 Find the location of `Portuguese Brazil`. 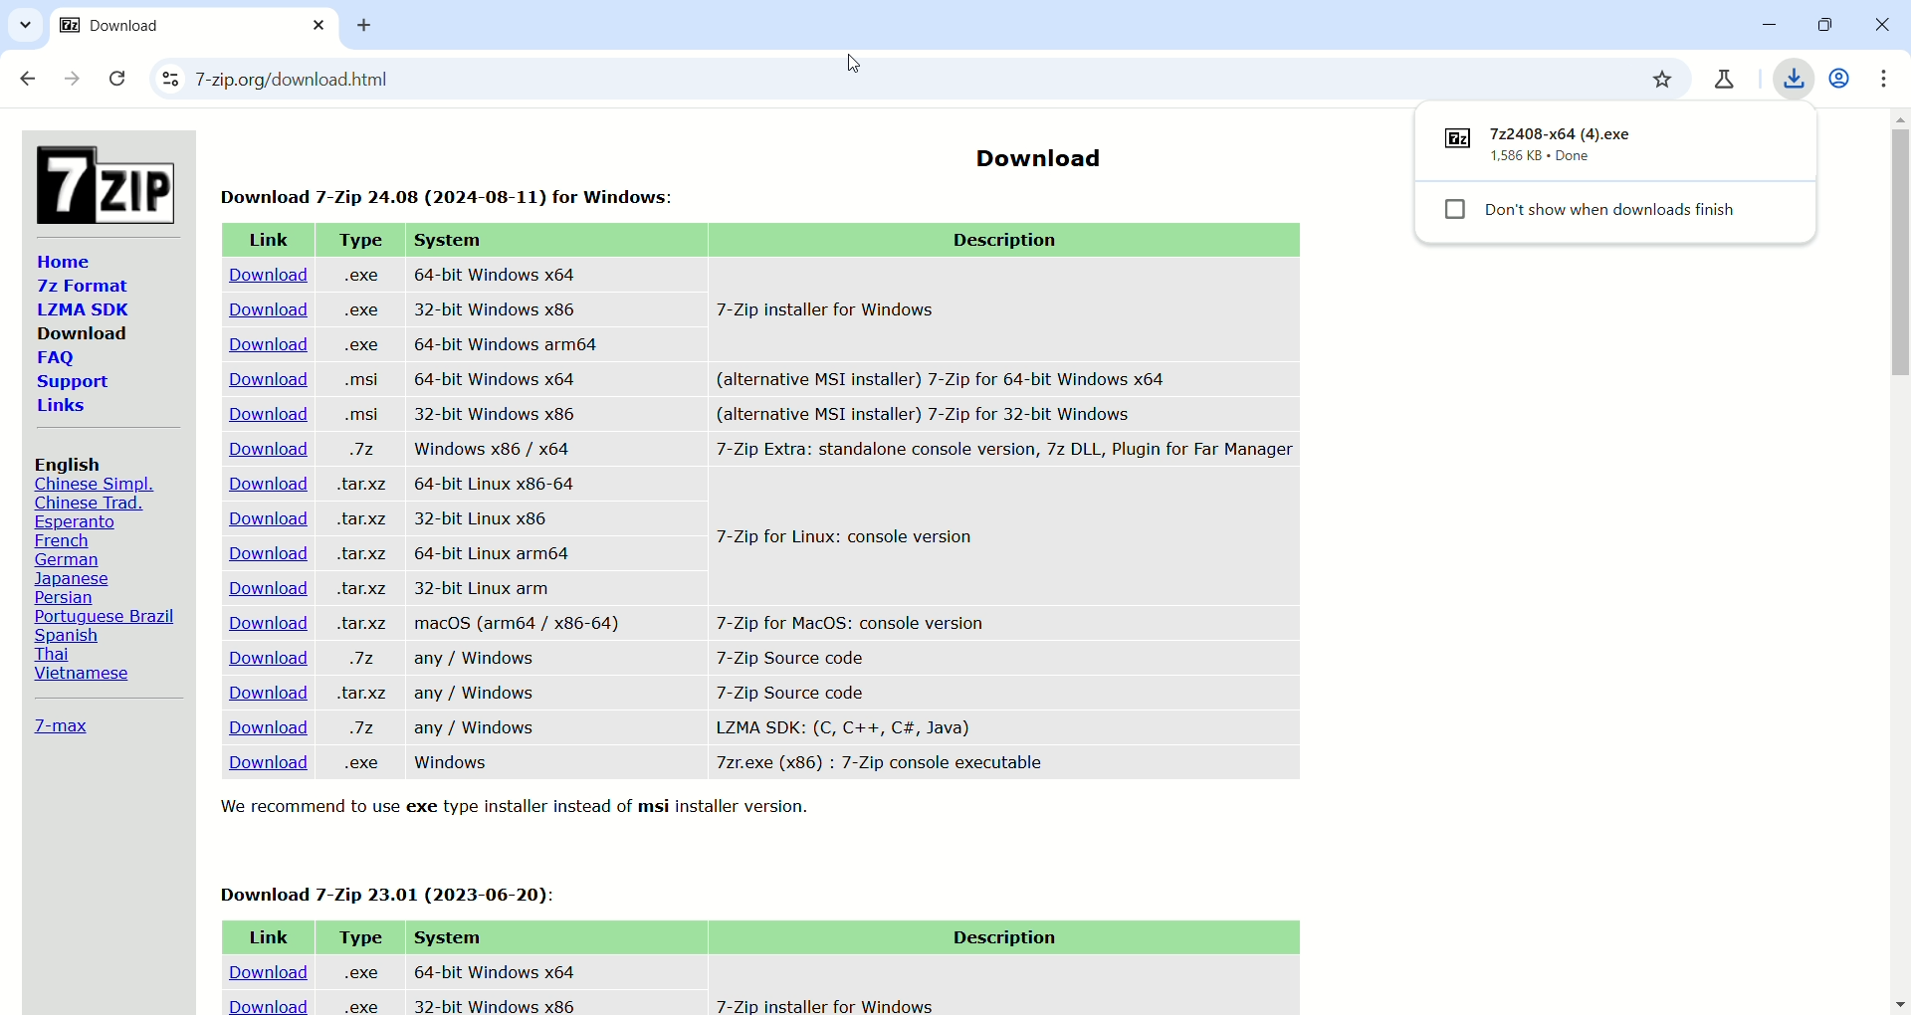

Portuguese Brazil is located at coordinates (107, 616).